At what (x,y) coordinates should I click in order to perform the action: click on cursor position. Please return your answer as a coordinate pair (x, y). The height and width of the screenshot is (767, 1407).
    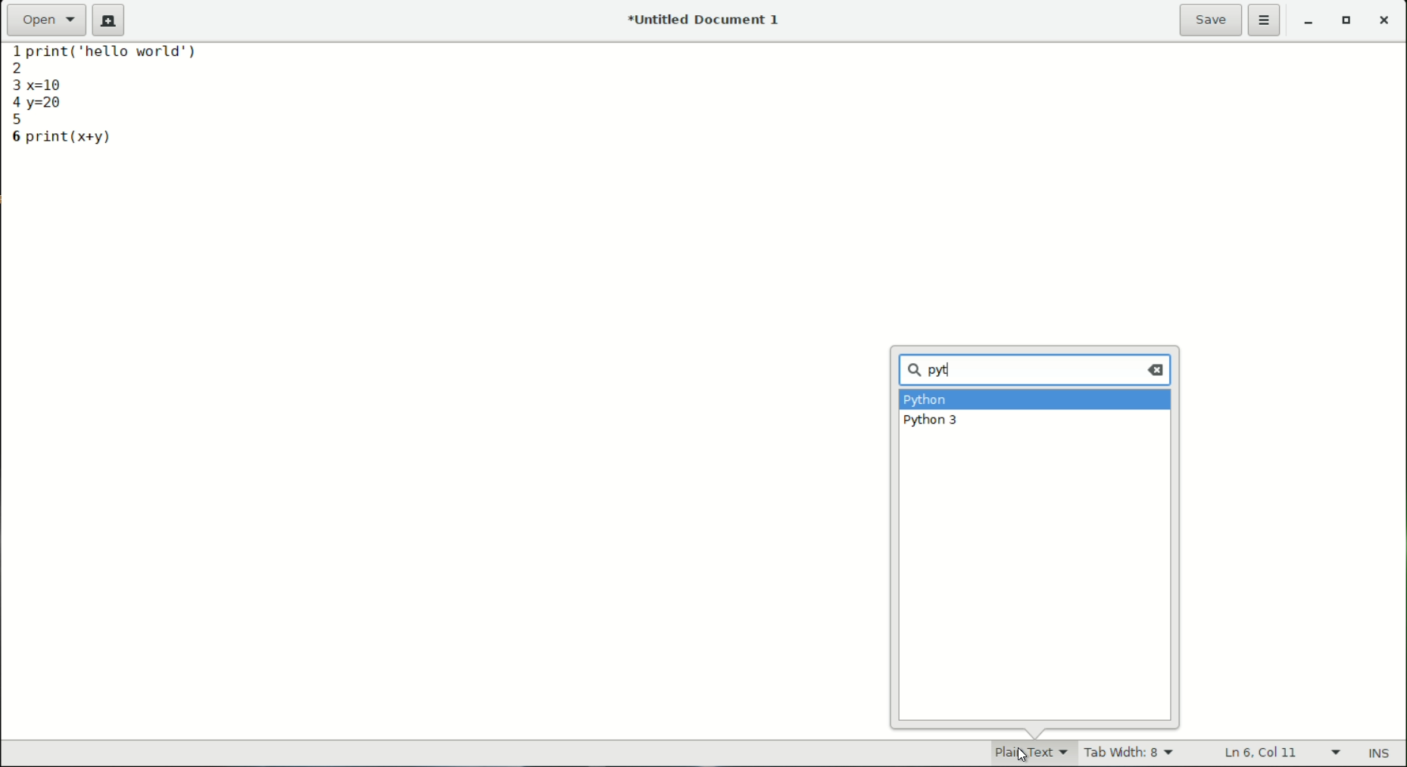
    Looking at the image, I should click on (1263, 753).